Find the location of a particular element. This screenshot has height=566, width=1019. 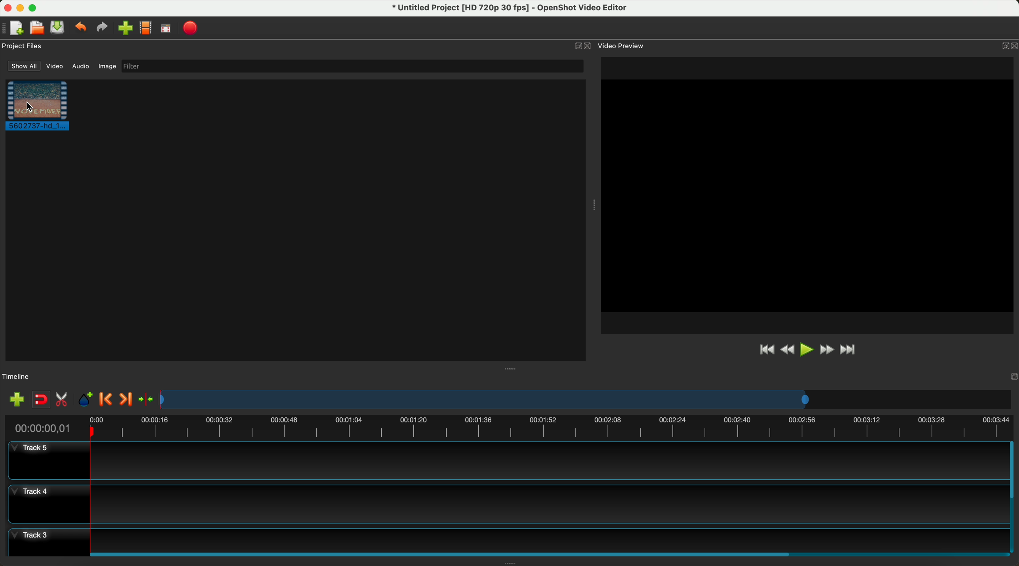

jump to start is located at coordinates (765, 350).